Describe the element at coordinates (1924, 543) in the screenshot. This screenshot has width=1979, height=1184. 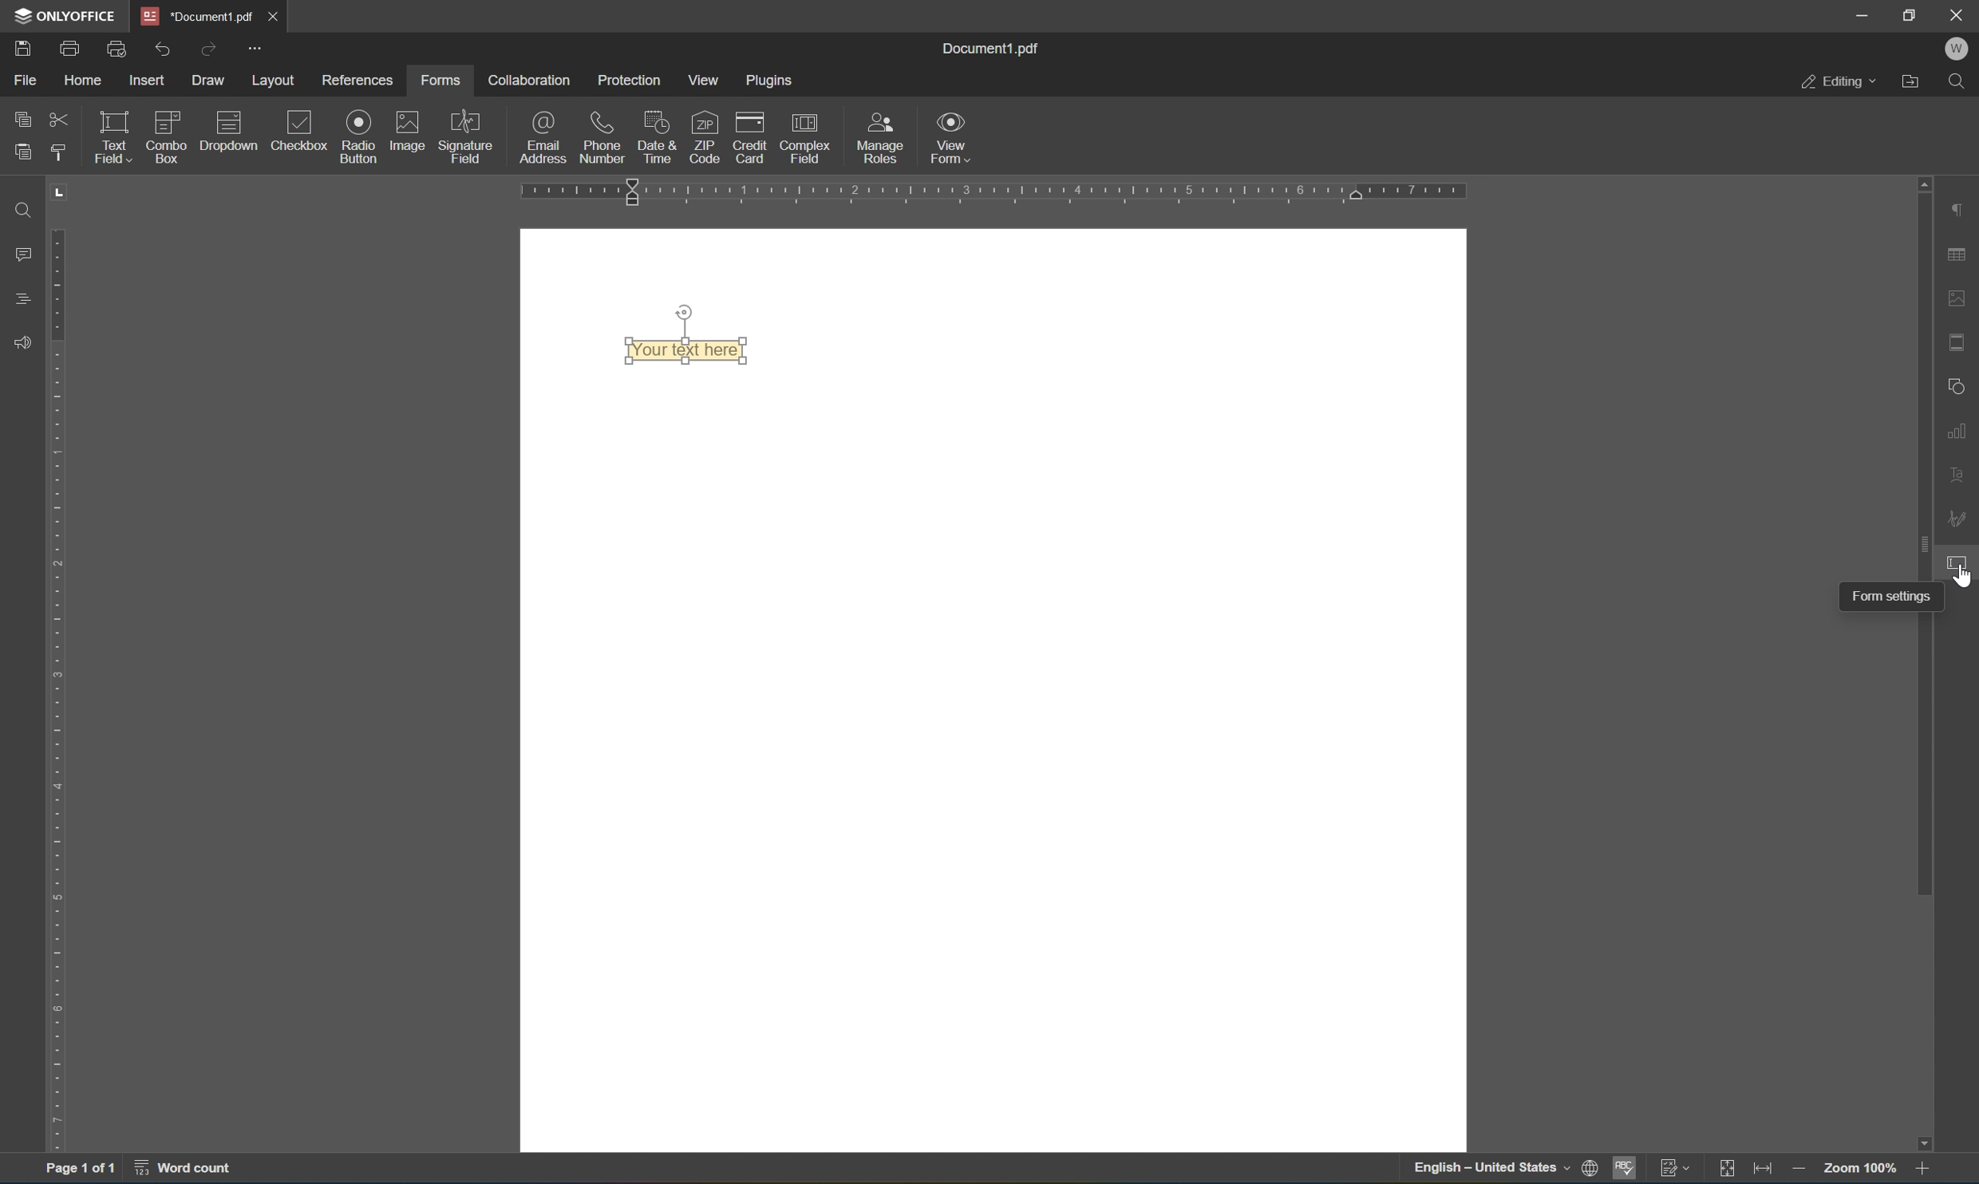
I see `scroll bar` at that location.